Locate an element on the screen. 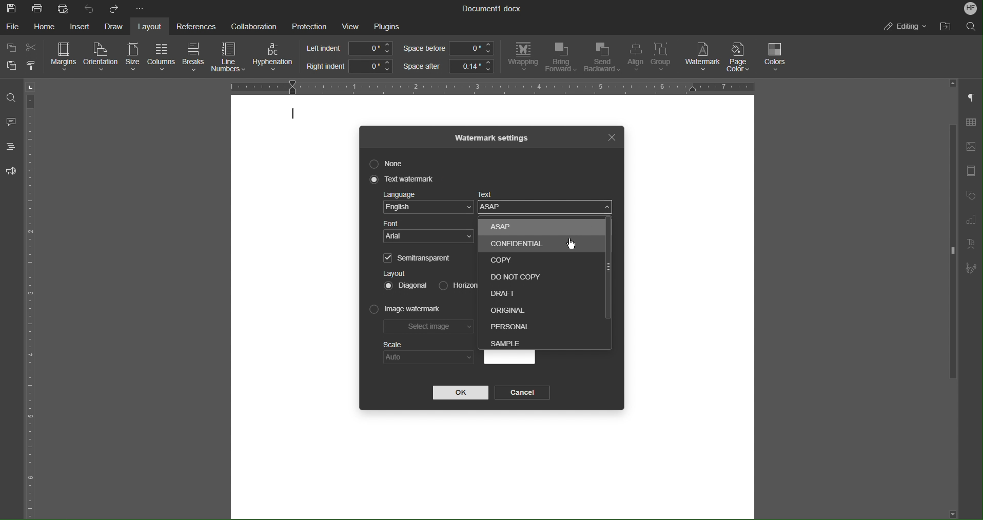 The height and width of the screenshot is (520, 983). Quick Print is located at coordinates (64, 8).